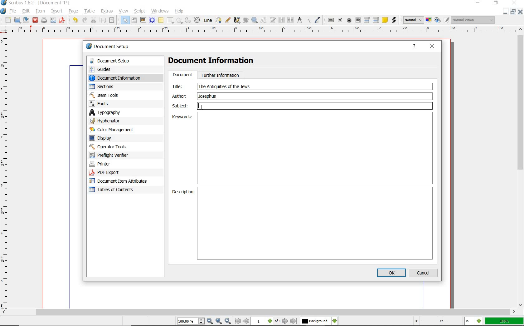 This screenshot has width=524, height=326. What do you see at coordinates (432, 47) in the screenshot?
I see `close` at bounding box center [432, 47].